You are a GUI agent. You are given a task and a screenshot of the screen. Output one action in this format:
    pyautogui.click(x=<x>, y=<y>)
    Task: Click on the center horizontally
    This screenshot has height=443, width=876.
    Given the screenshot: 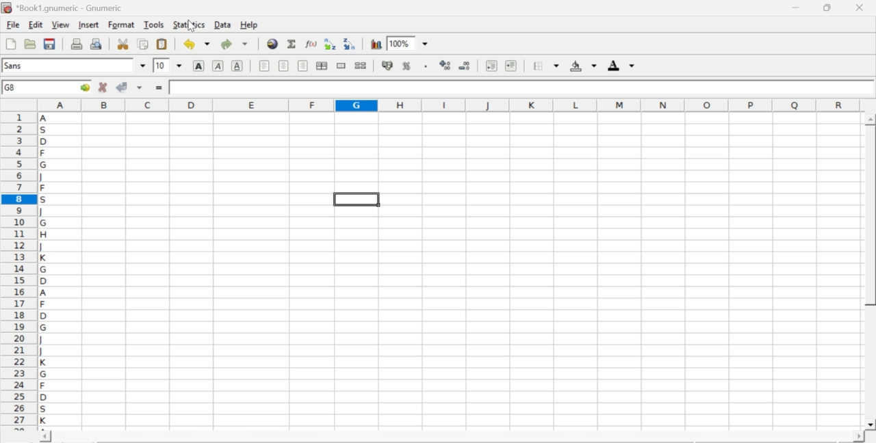 What is the action you would take?
    pyautogui.click(x=322, y=66)
    